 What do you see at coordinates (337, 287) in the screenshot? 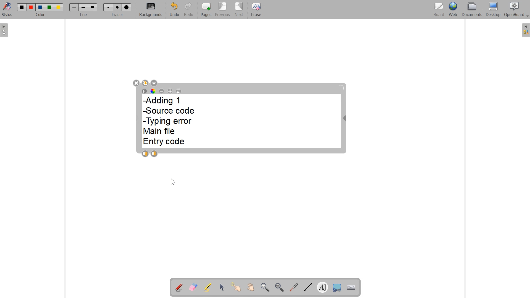
I see `Capture part of the screen` at bounding box center [337, 287].